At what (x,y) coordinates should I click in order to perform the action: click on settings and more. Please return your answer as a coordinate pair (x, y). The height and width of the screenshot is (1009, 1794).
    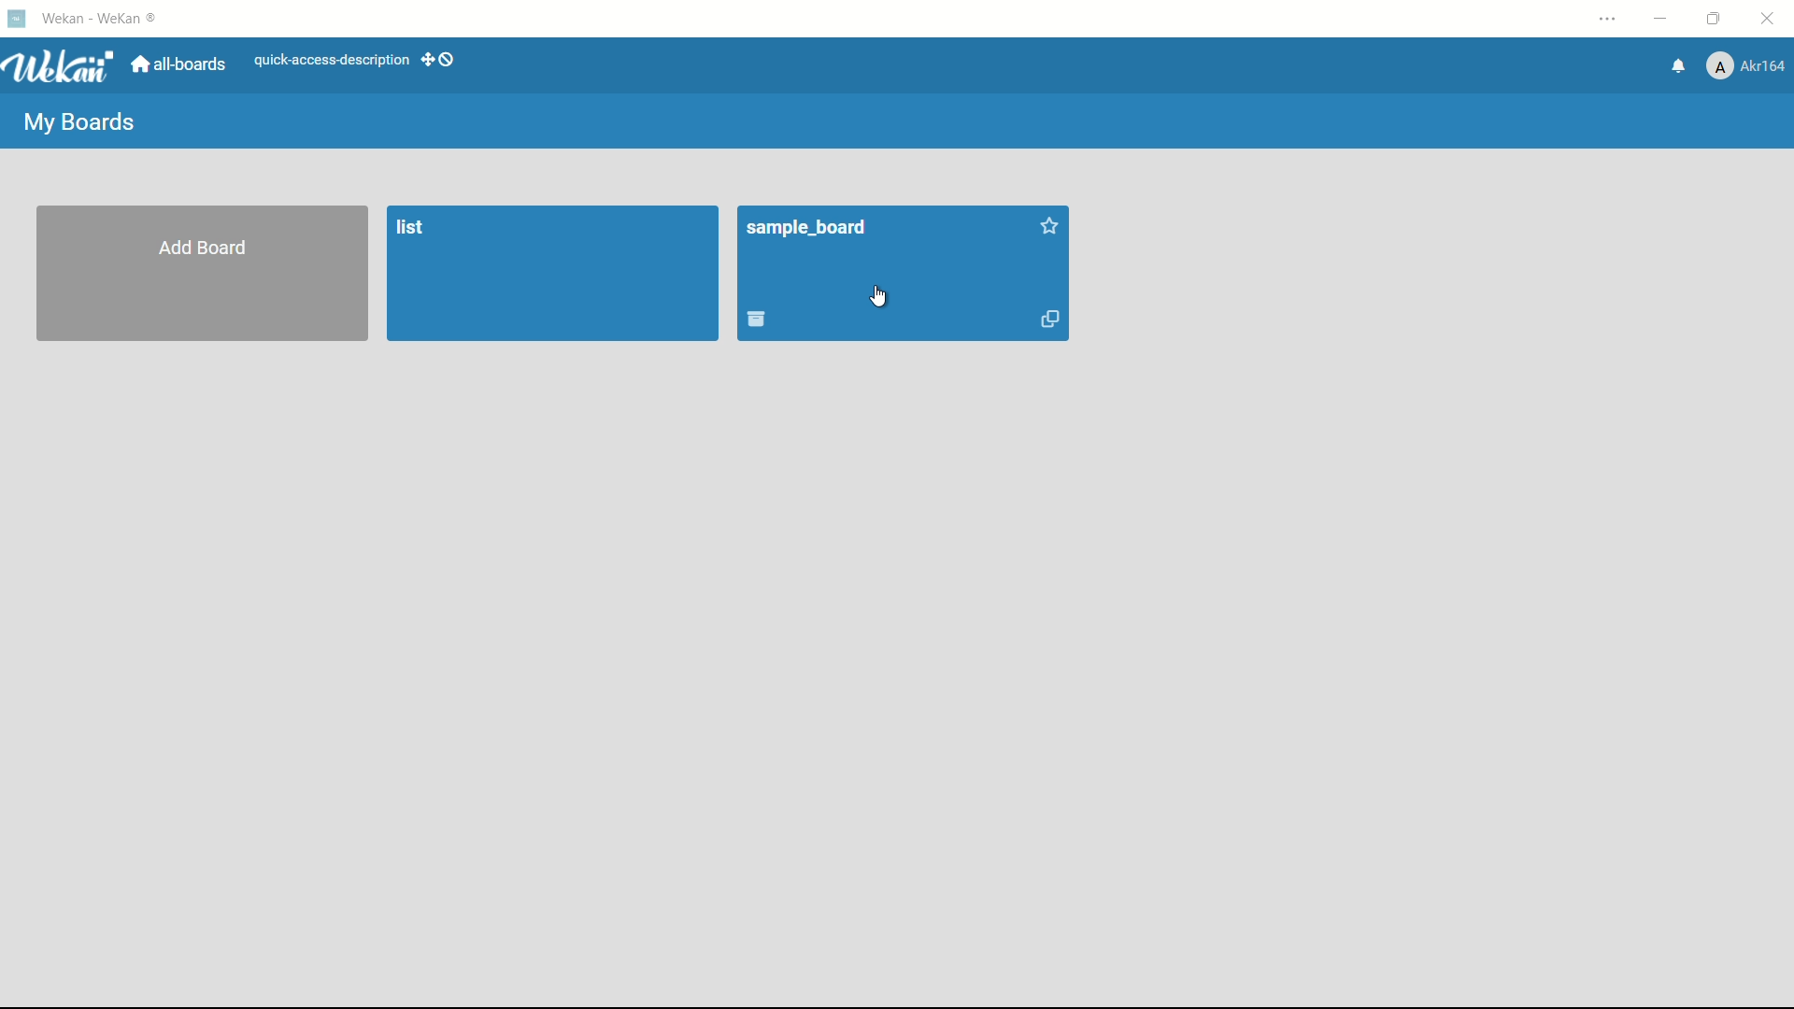
    Looking at the image, I should click on (1608, 20).